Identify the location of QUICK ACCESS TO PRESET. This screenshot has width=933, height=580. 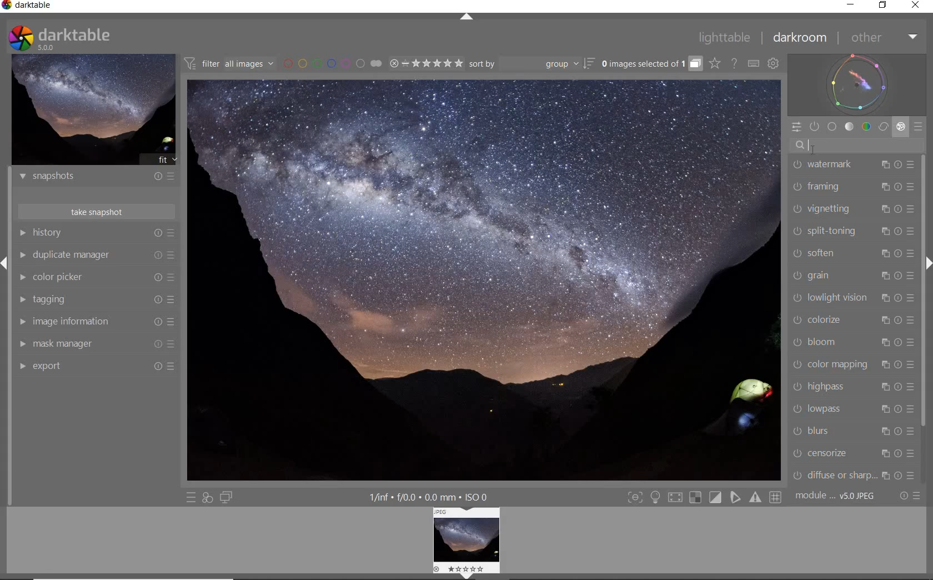
(192, 497).